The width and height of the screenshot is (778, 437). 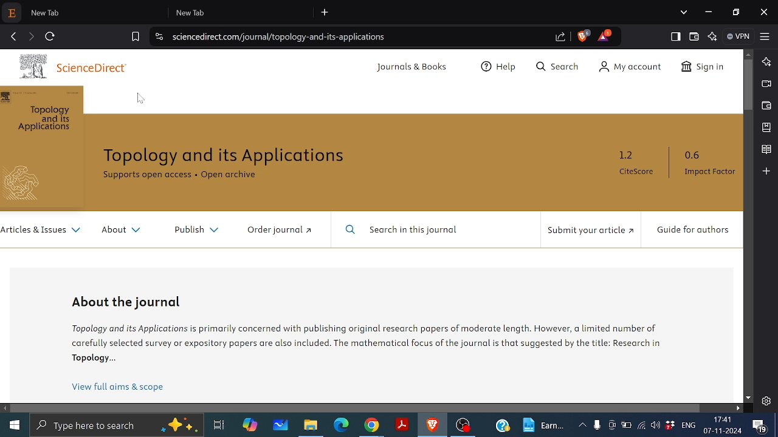 I want to click on View full aims & scope, so click(x=119, y=387).